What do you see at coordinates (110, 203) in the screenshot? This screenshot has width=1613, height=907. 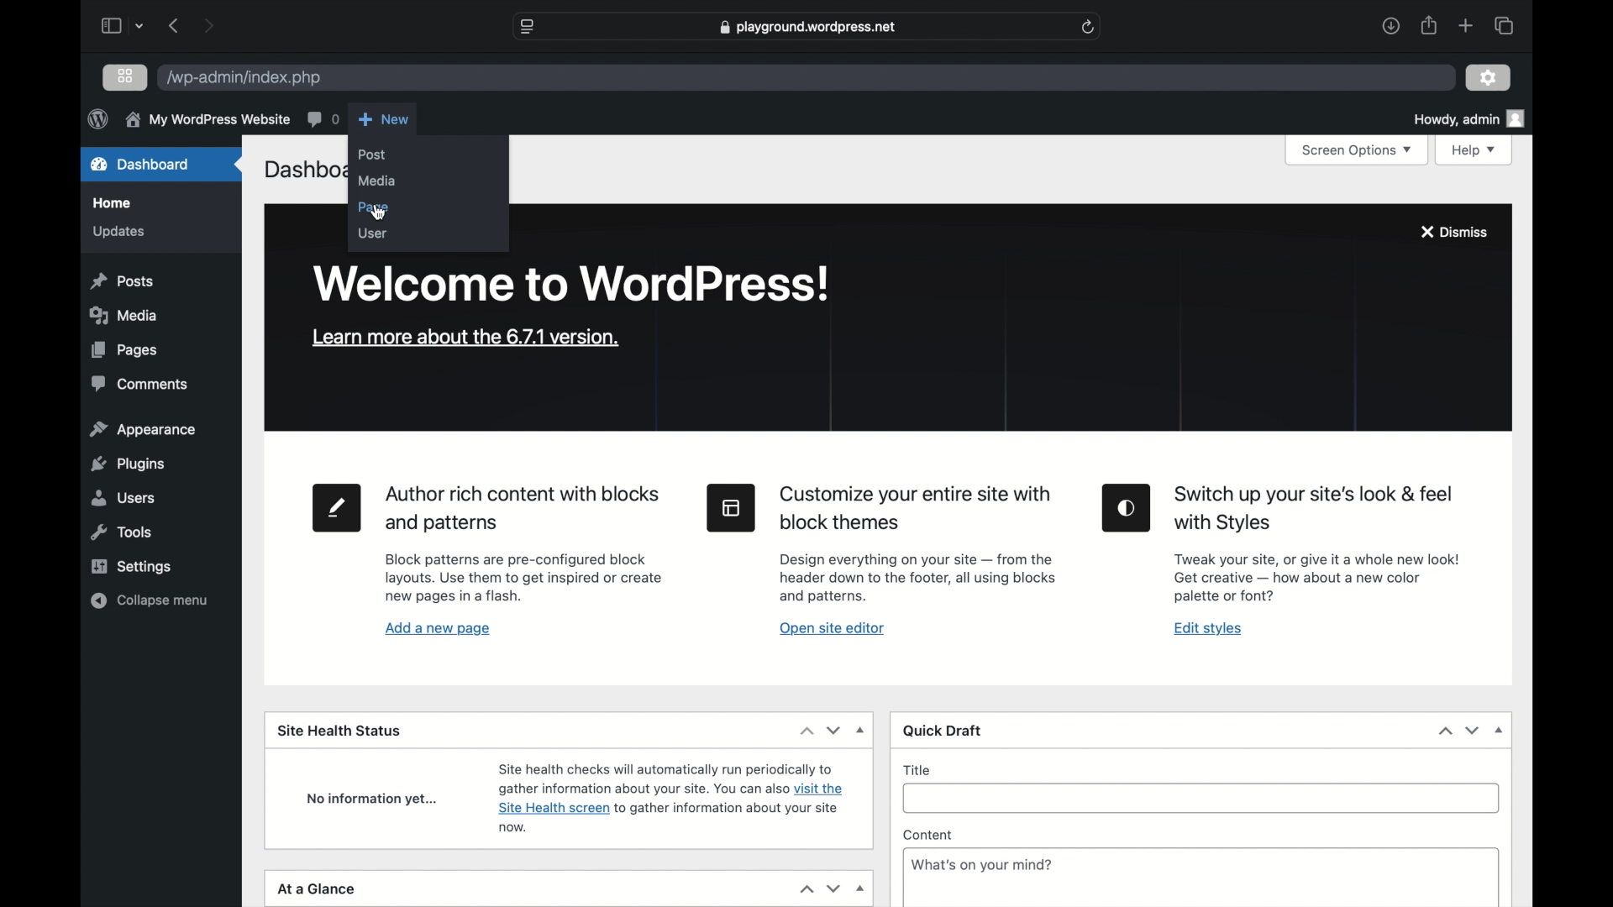 I see `home` at bounding box center [110, 203].